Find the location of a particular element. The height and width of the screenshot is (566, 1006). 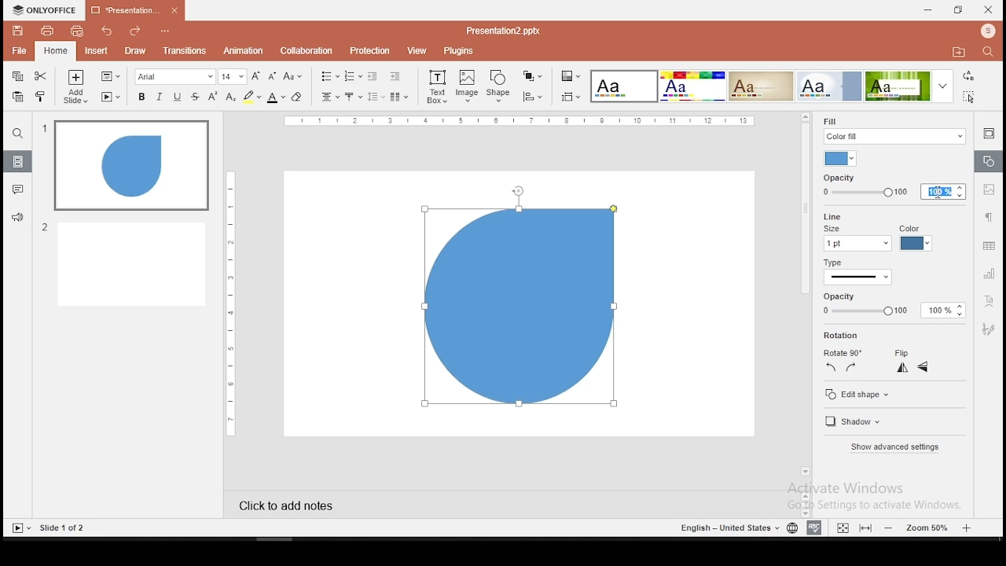

superscript is located at coordinates (214, 96).